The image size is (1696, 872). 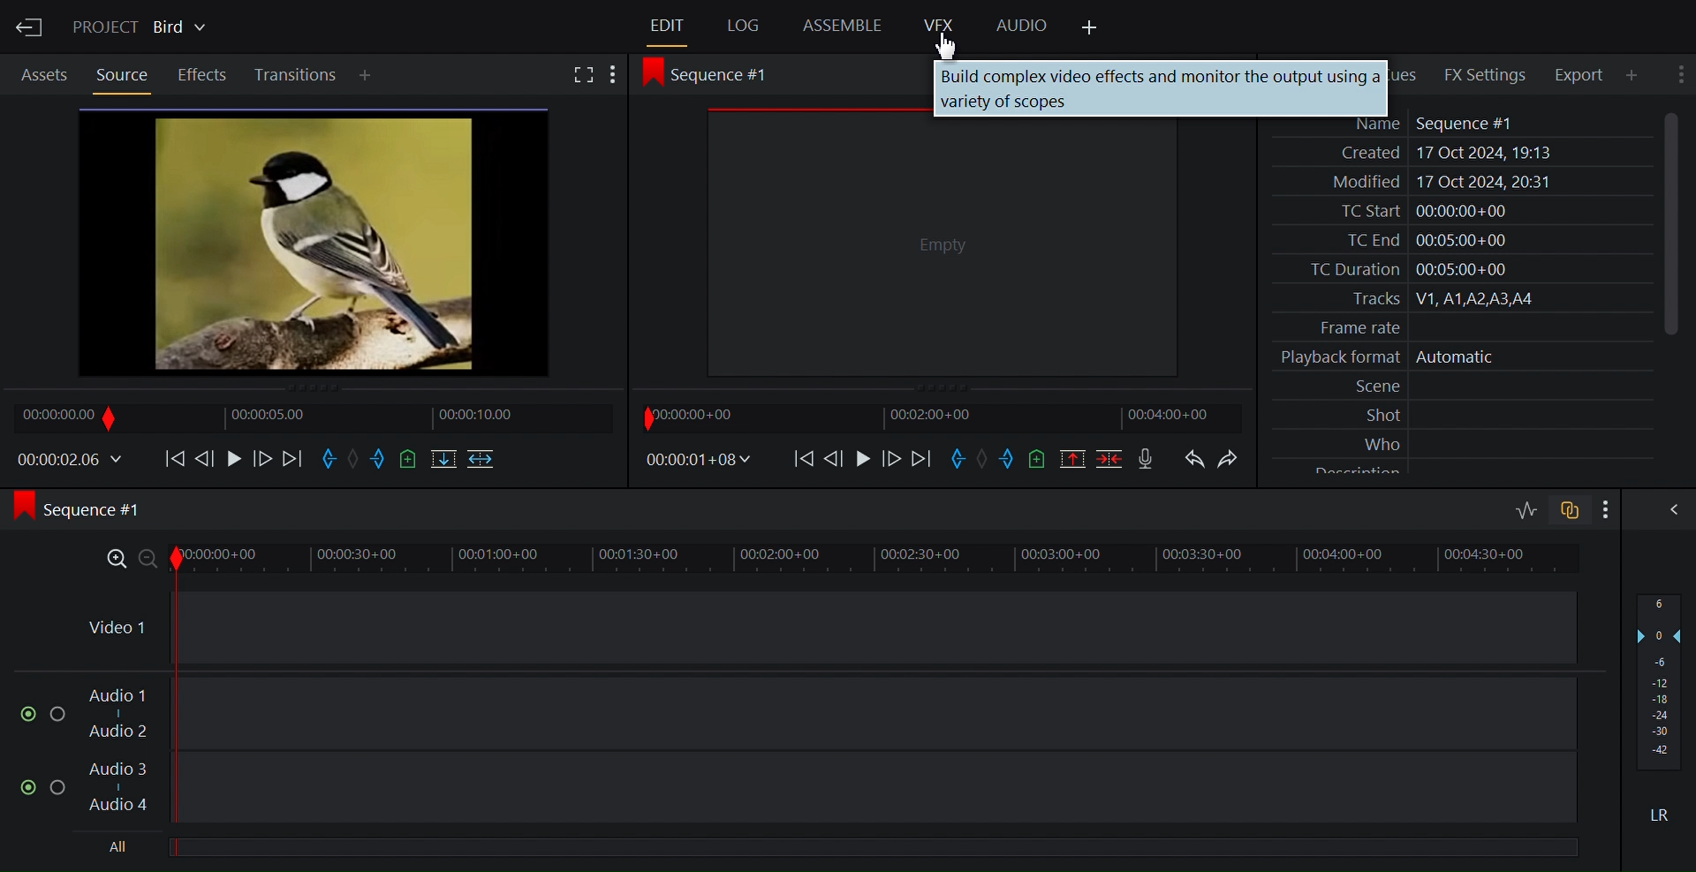 I want to click on Toggle audio track sync, so click(x=1571, y=509).